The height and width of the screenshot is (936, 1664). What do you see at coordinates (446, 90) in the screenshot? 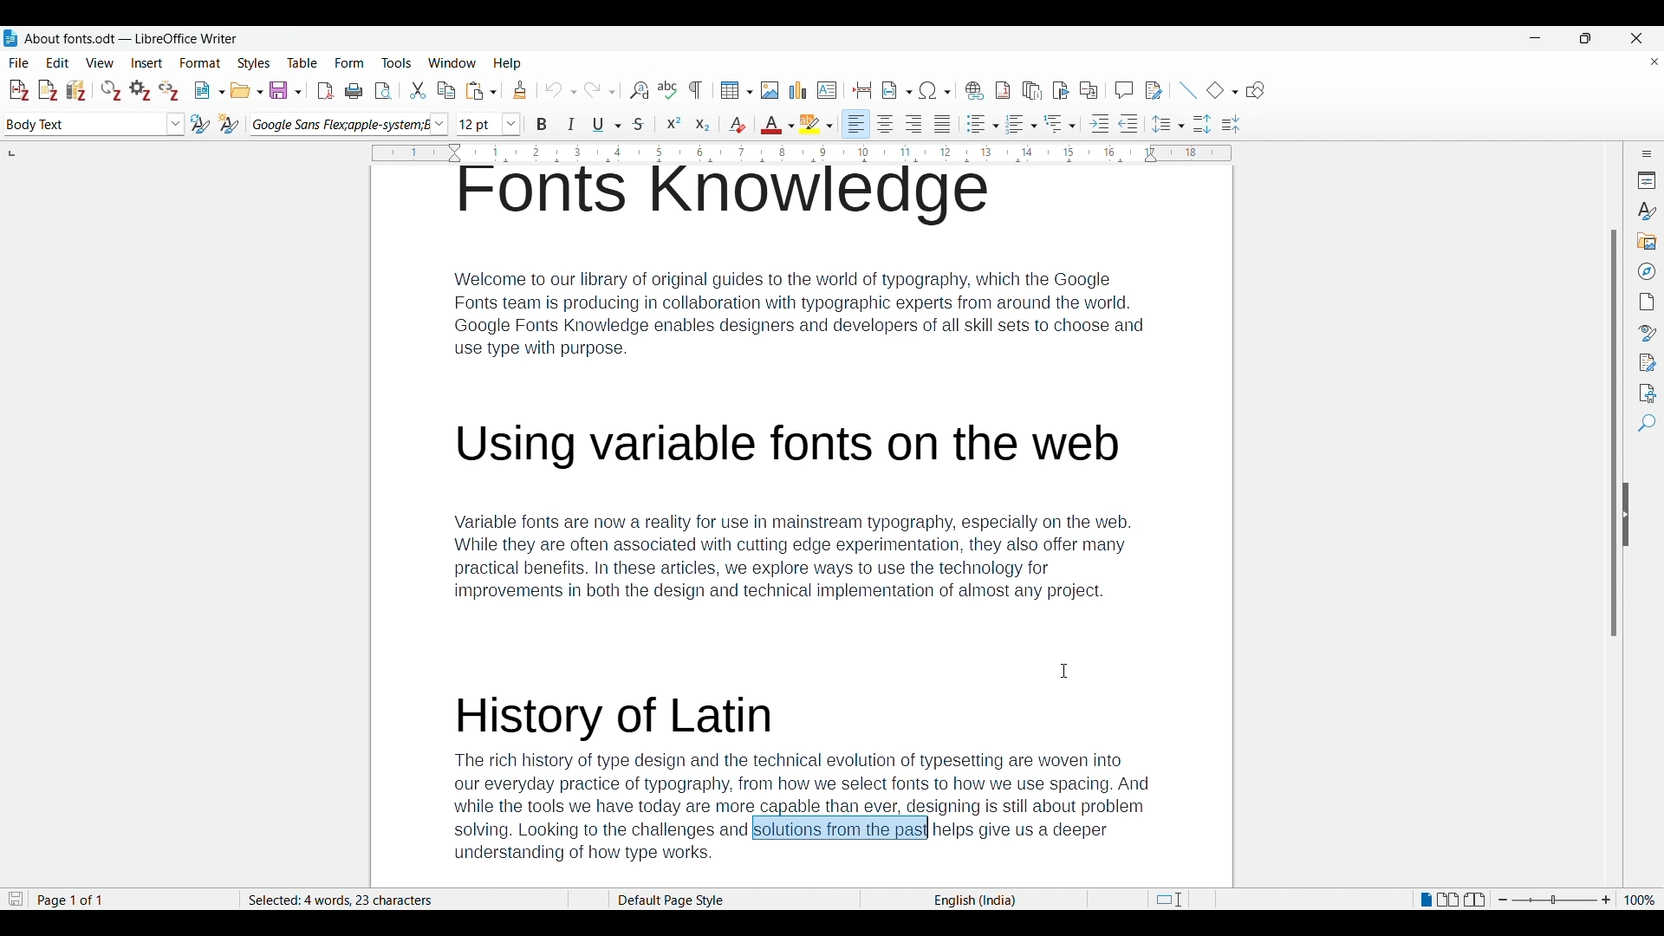
I see `Copy` at bounding box center [446, 90].